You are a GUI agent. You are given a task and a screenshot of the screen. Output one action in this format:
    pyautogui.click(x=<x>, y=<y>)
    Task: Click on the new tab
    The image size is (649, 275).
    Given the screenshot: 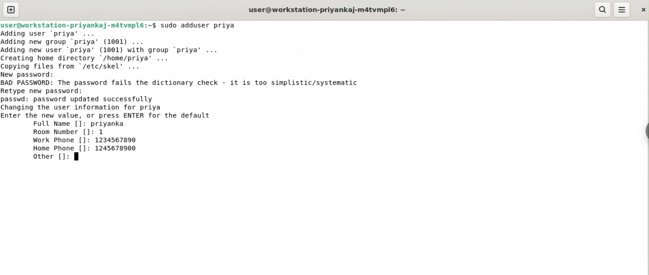 What is the action you would take?
    pyautogui.click(x=11, y=10)
    